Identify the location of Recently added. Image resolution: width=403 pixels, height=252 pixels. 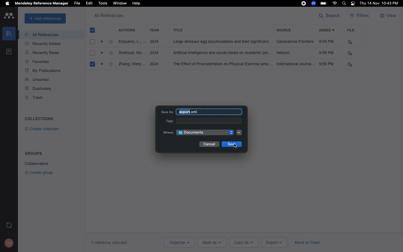
(45, 44).